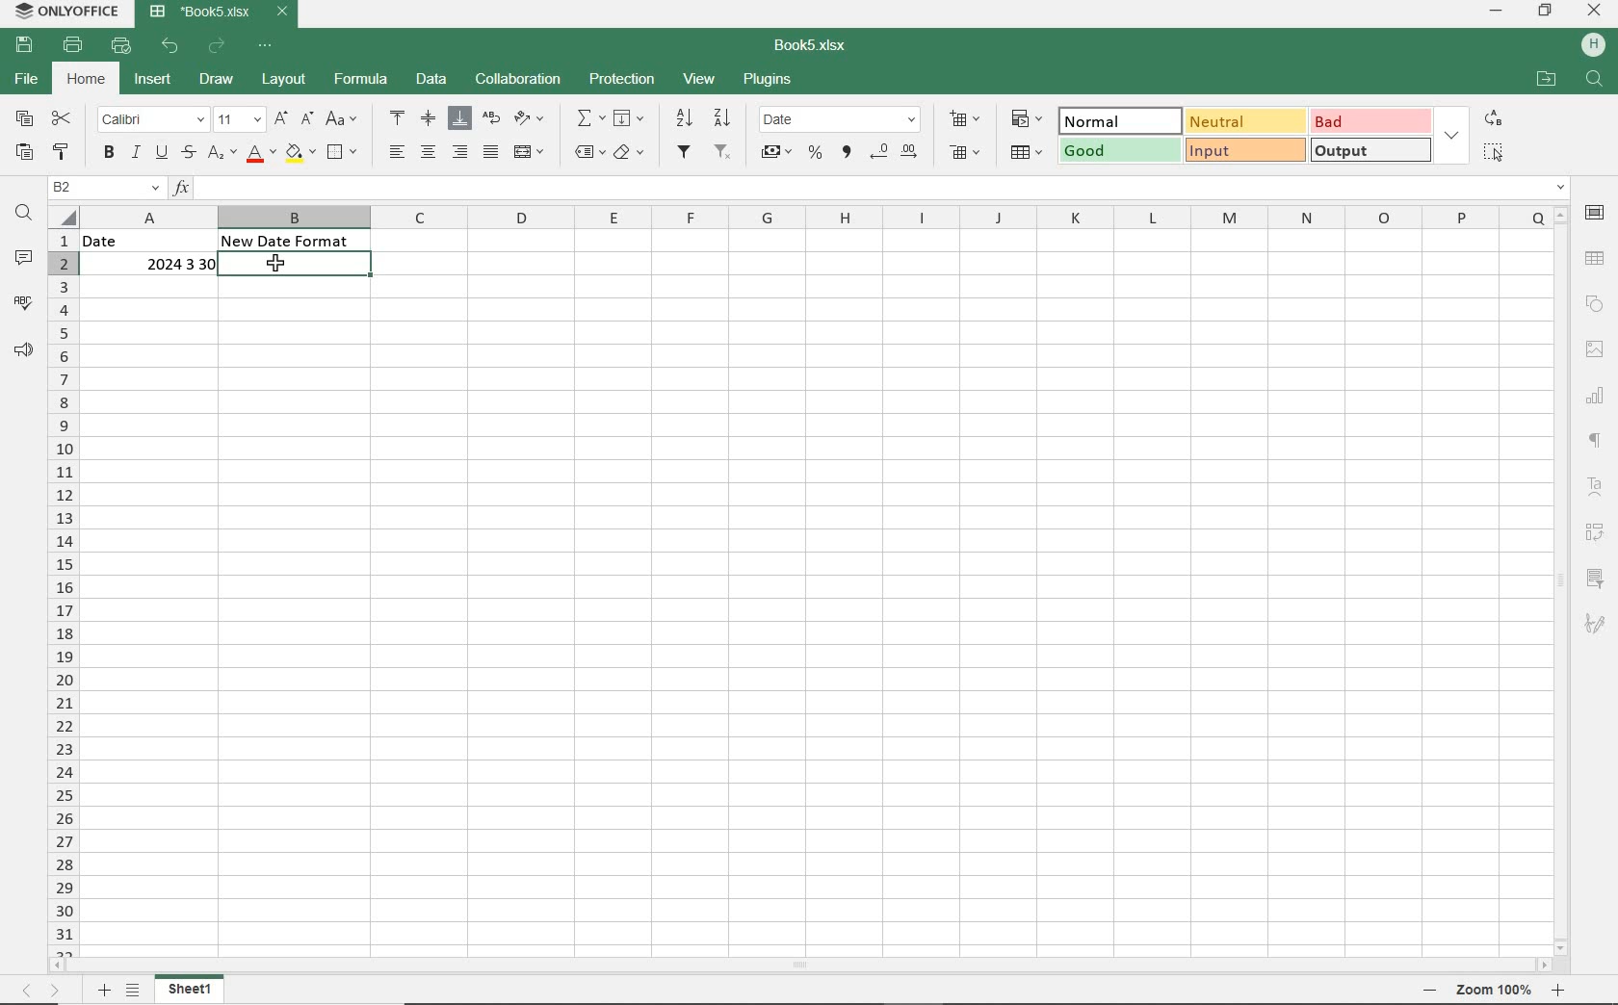 The image size is (1618, 1005). Describe the element at coordinates (816, 216) in the screenshot. I see `COLUMNS` at that location.